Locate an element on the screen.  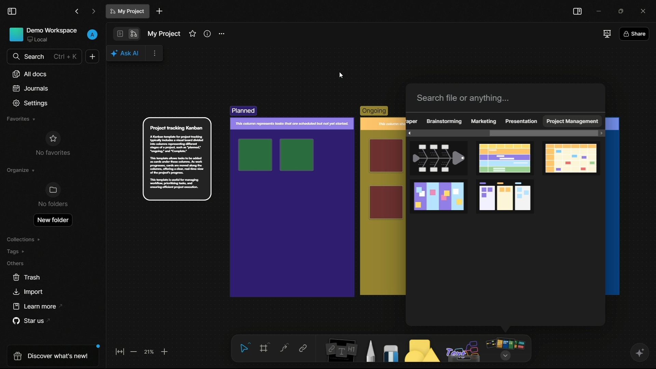
new document is located at coordinates (160, 11).